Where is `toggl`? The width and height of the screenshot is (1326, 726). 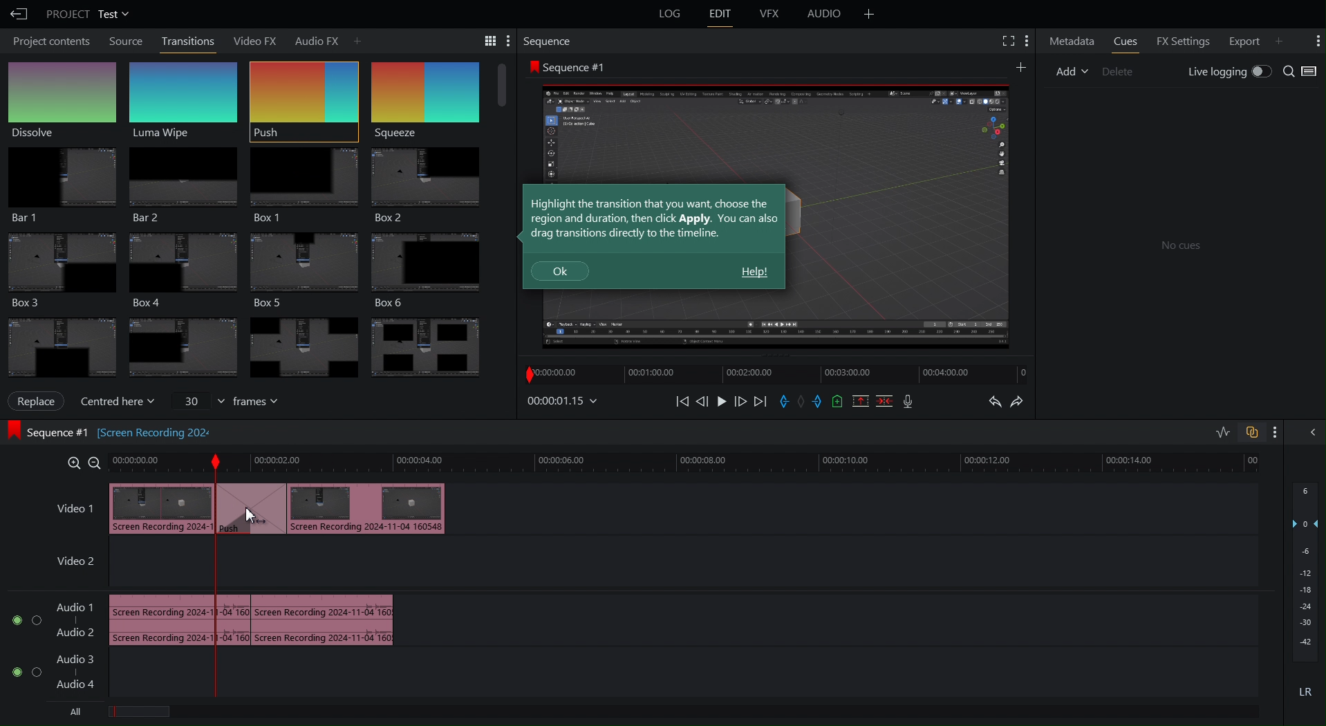 toggl is located at coordinates (36, 623).